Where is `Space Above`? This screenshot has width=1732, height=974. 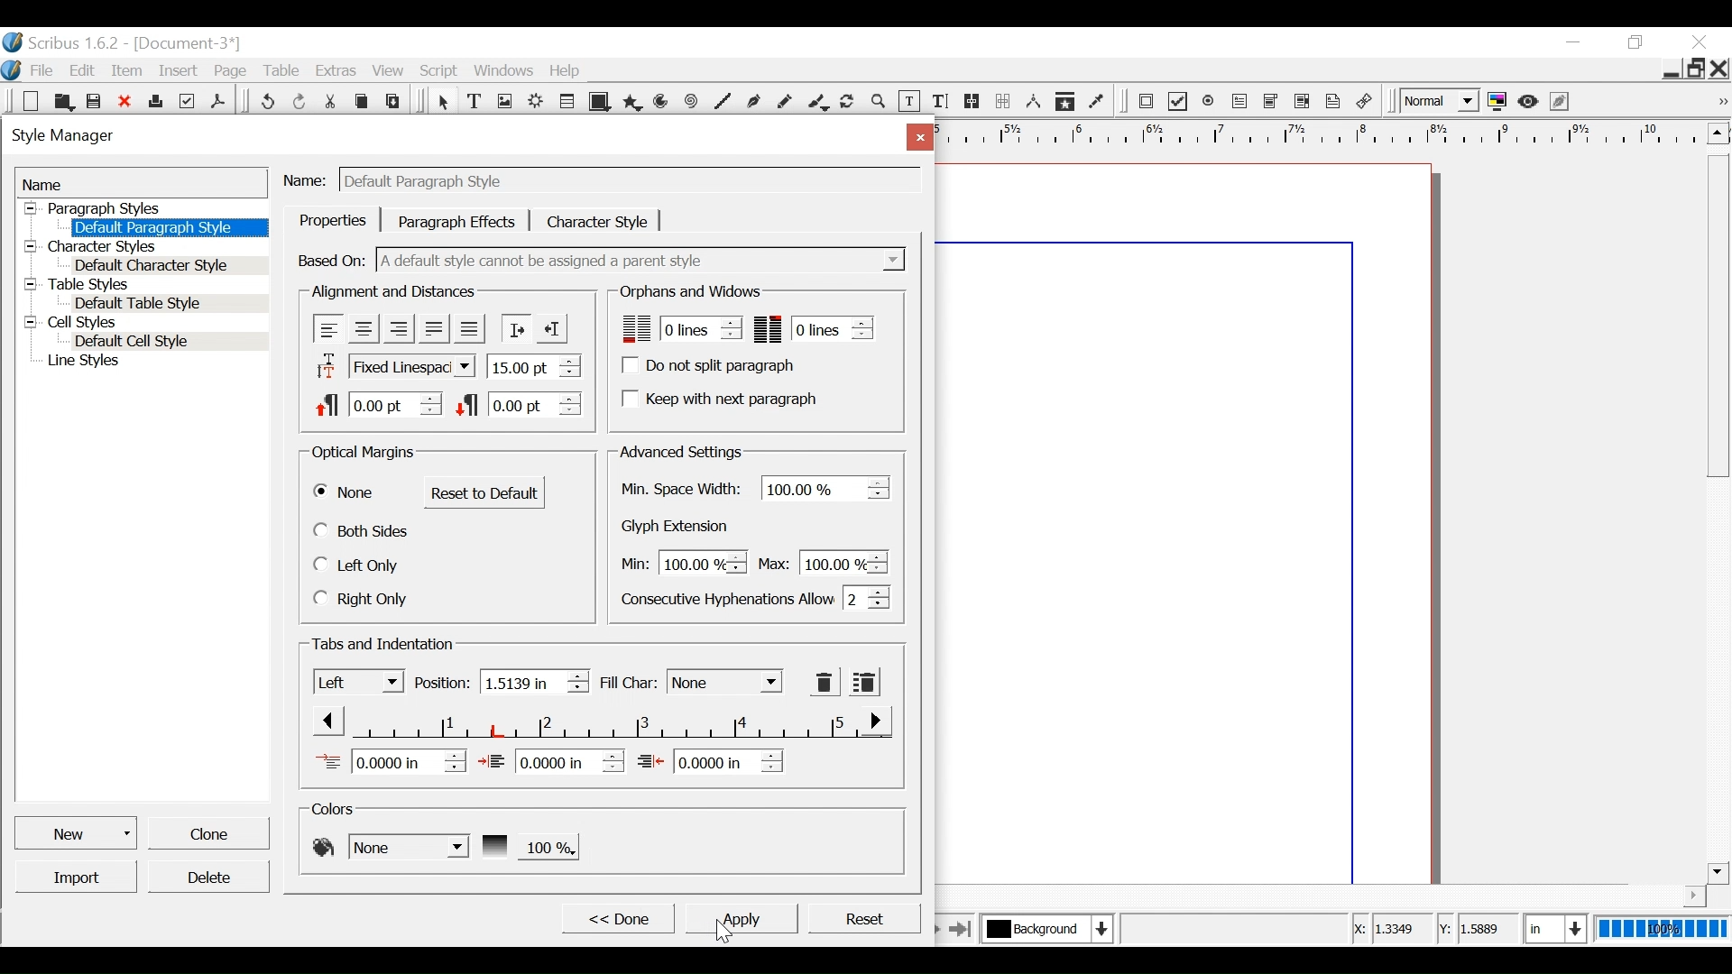
Space Above is located at coordinates (378, 402).